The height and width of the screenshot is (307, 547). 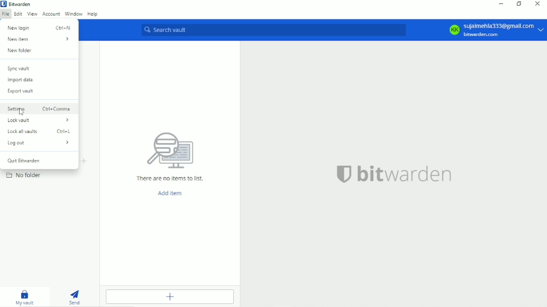 What do you see at coordinates (501, 4) in the screenshot?
I see `Minimize` at bounding box center [501, 4].